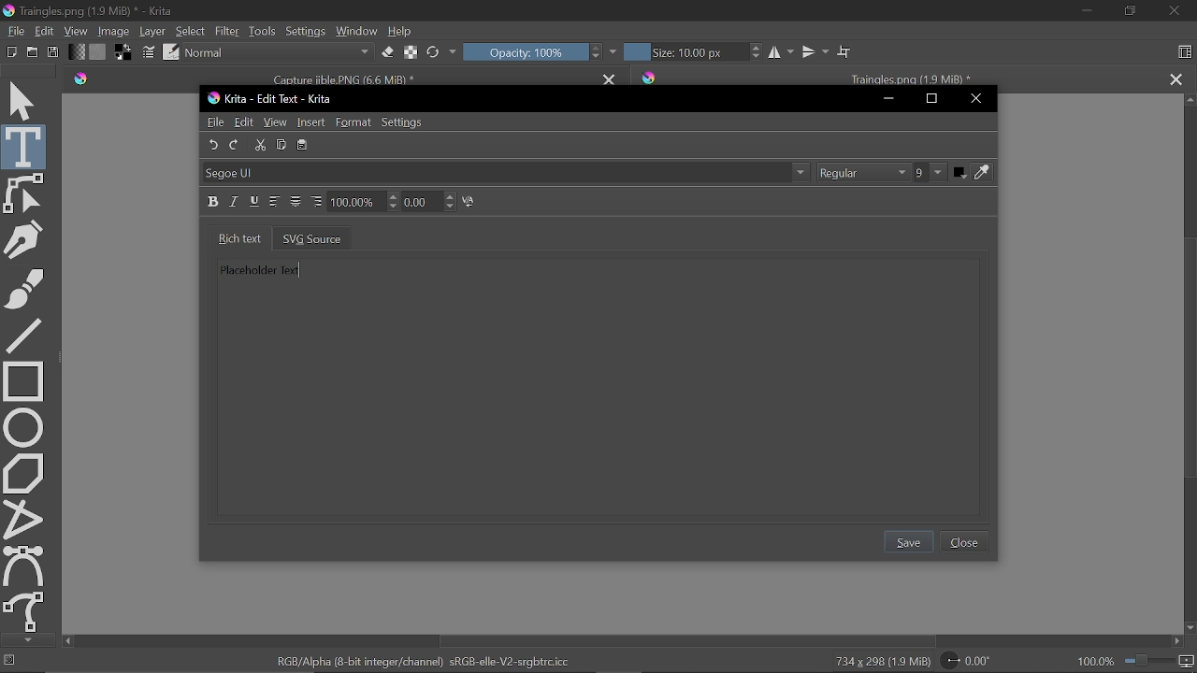 The width and height of the screenshot is (1197, 673). What do you see at coordinates (26, 473) in the screenshot?
I see `Polygon tool` at bounding box center [26, 473].